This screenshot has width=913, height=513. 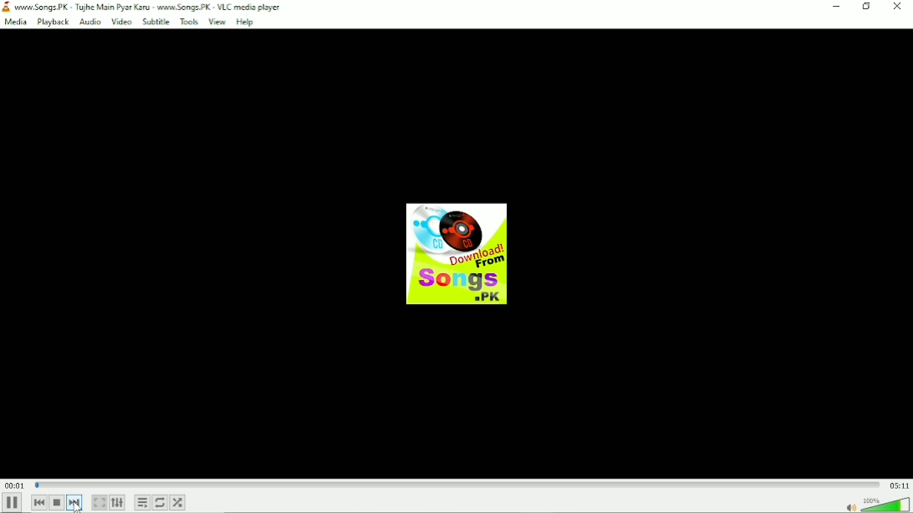 What do you see at coordinates (899, 485) in the screenshot?
I see `Total duration` at bounding box center [899, 485].